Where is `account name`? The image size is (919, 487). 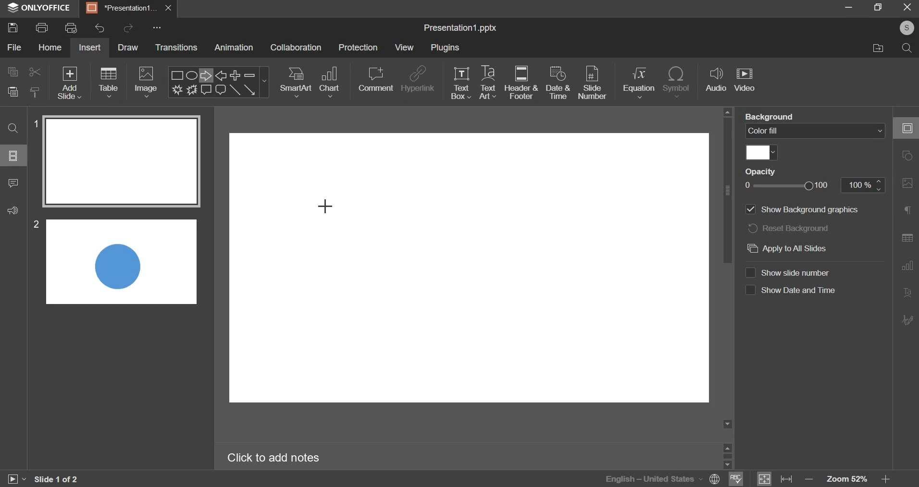
account name is located at coordinates (907, 28).